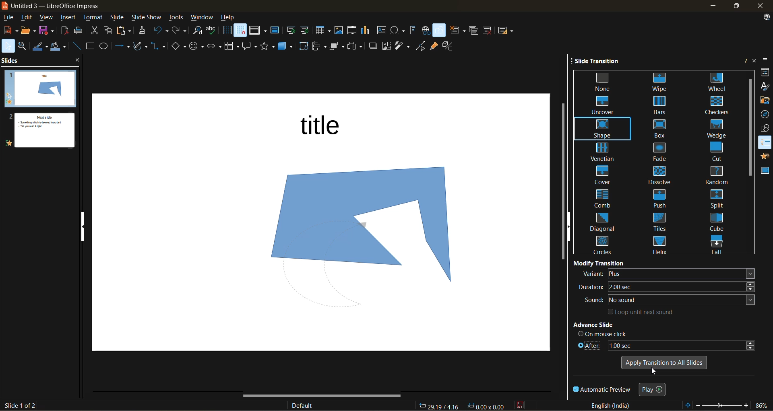 Image resolution: width=773 pixels, height=411 pixels. What do you see at coordinates (161, 31) in the screenshot?
I see `undo` at bounding box center [161, 31].